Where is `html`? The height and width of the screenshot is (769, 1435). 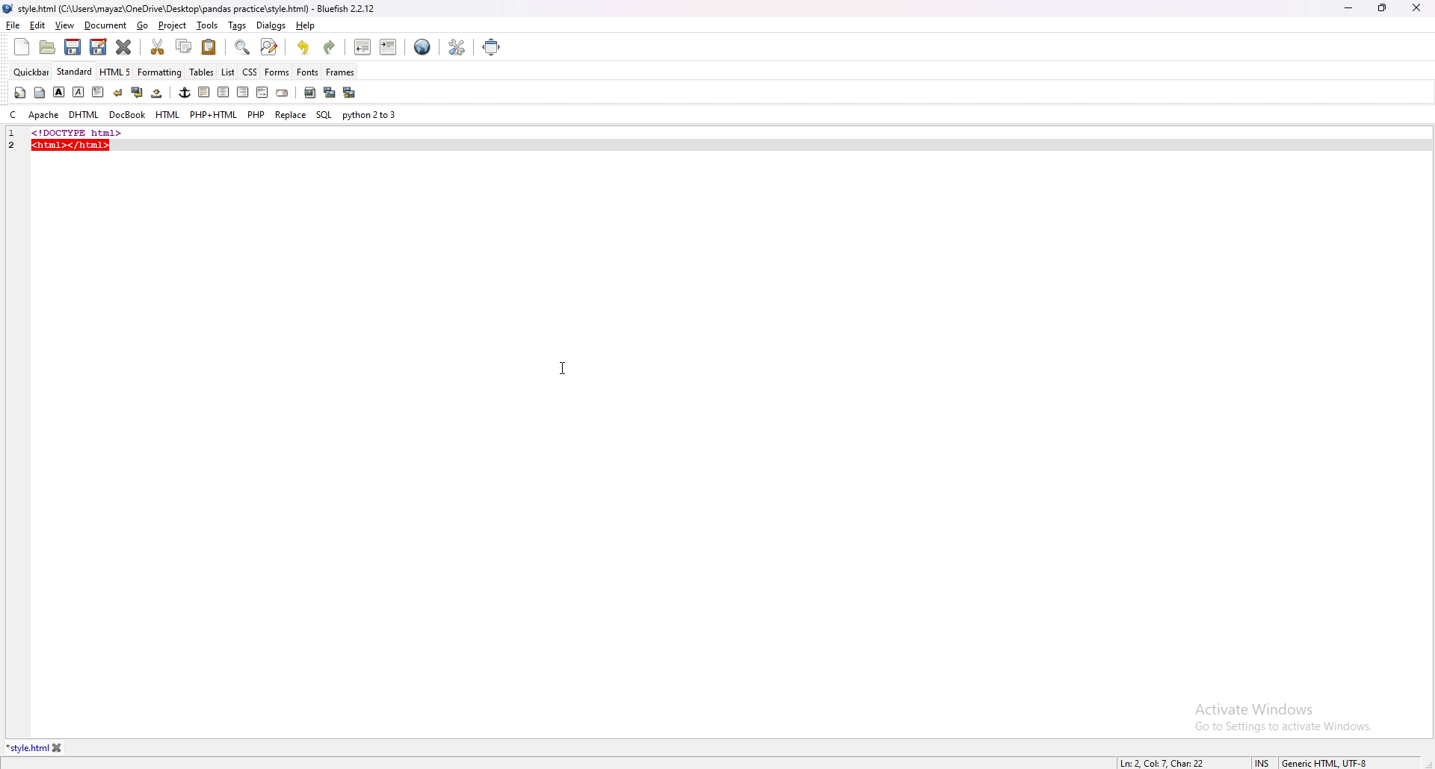 html is located at coordinates (168, 115).